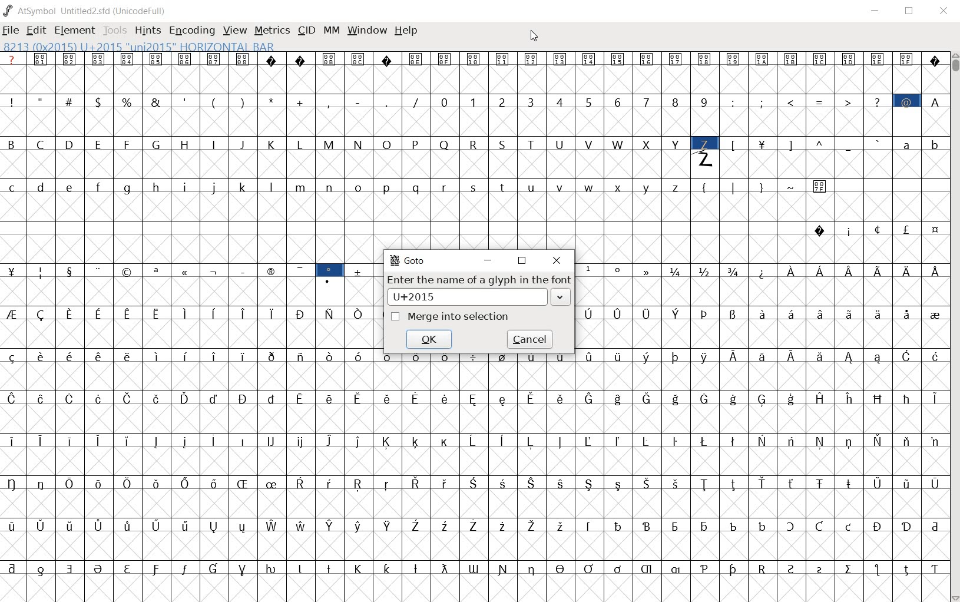 Image resolution: width=960 pixels, height=602 pixels. I want to click on 8213 (0x2015) U+2015 "uni2015" HORIZONTAL BAR, so click(138, 47).